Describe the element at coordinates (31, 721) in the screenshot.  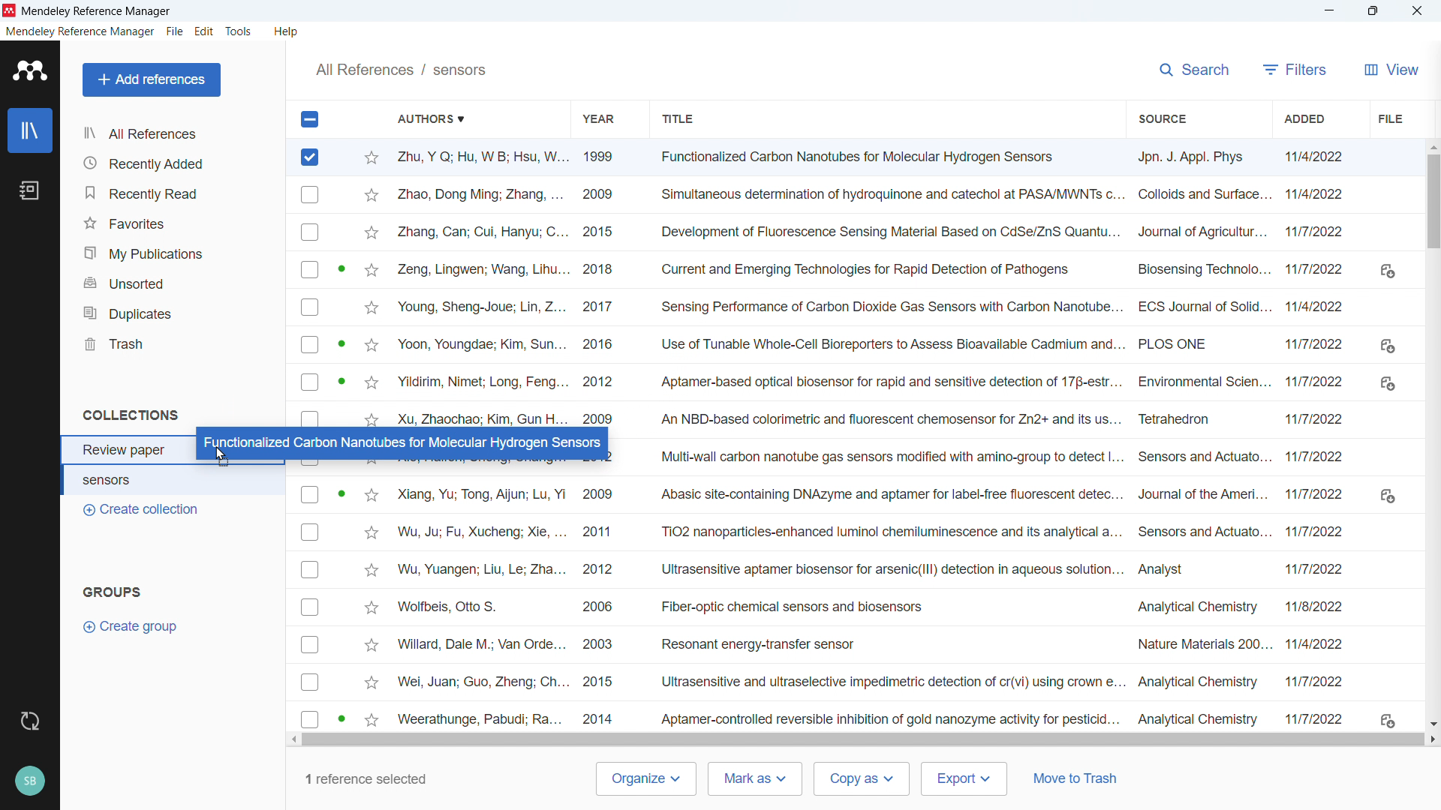
I see `sync ` at that location.